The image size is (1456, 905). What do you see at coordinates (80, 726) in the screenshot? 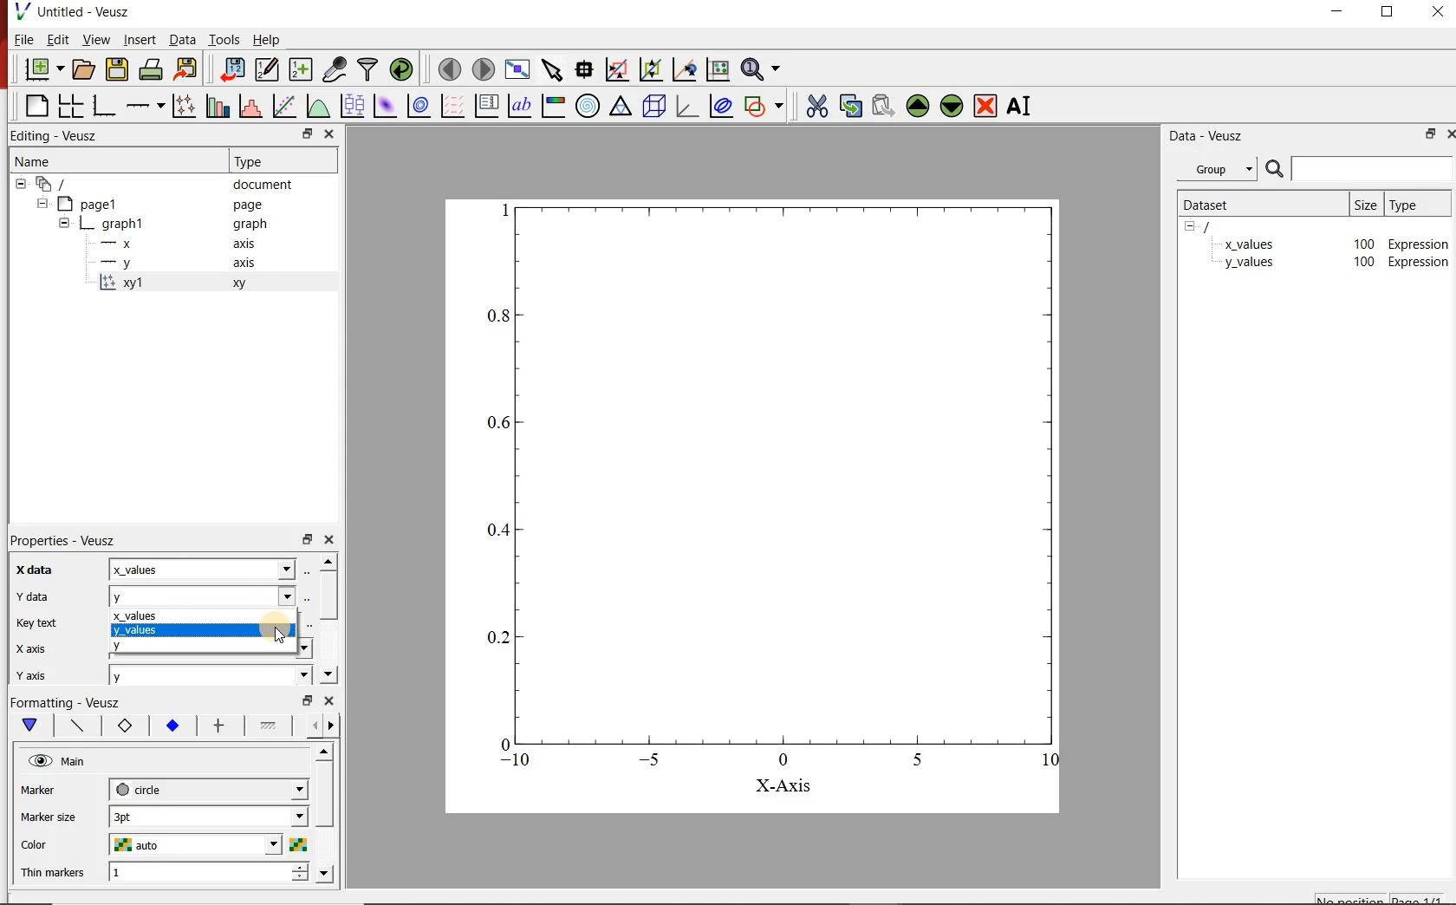
I see `plot line` at bounding box center [80, 726].